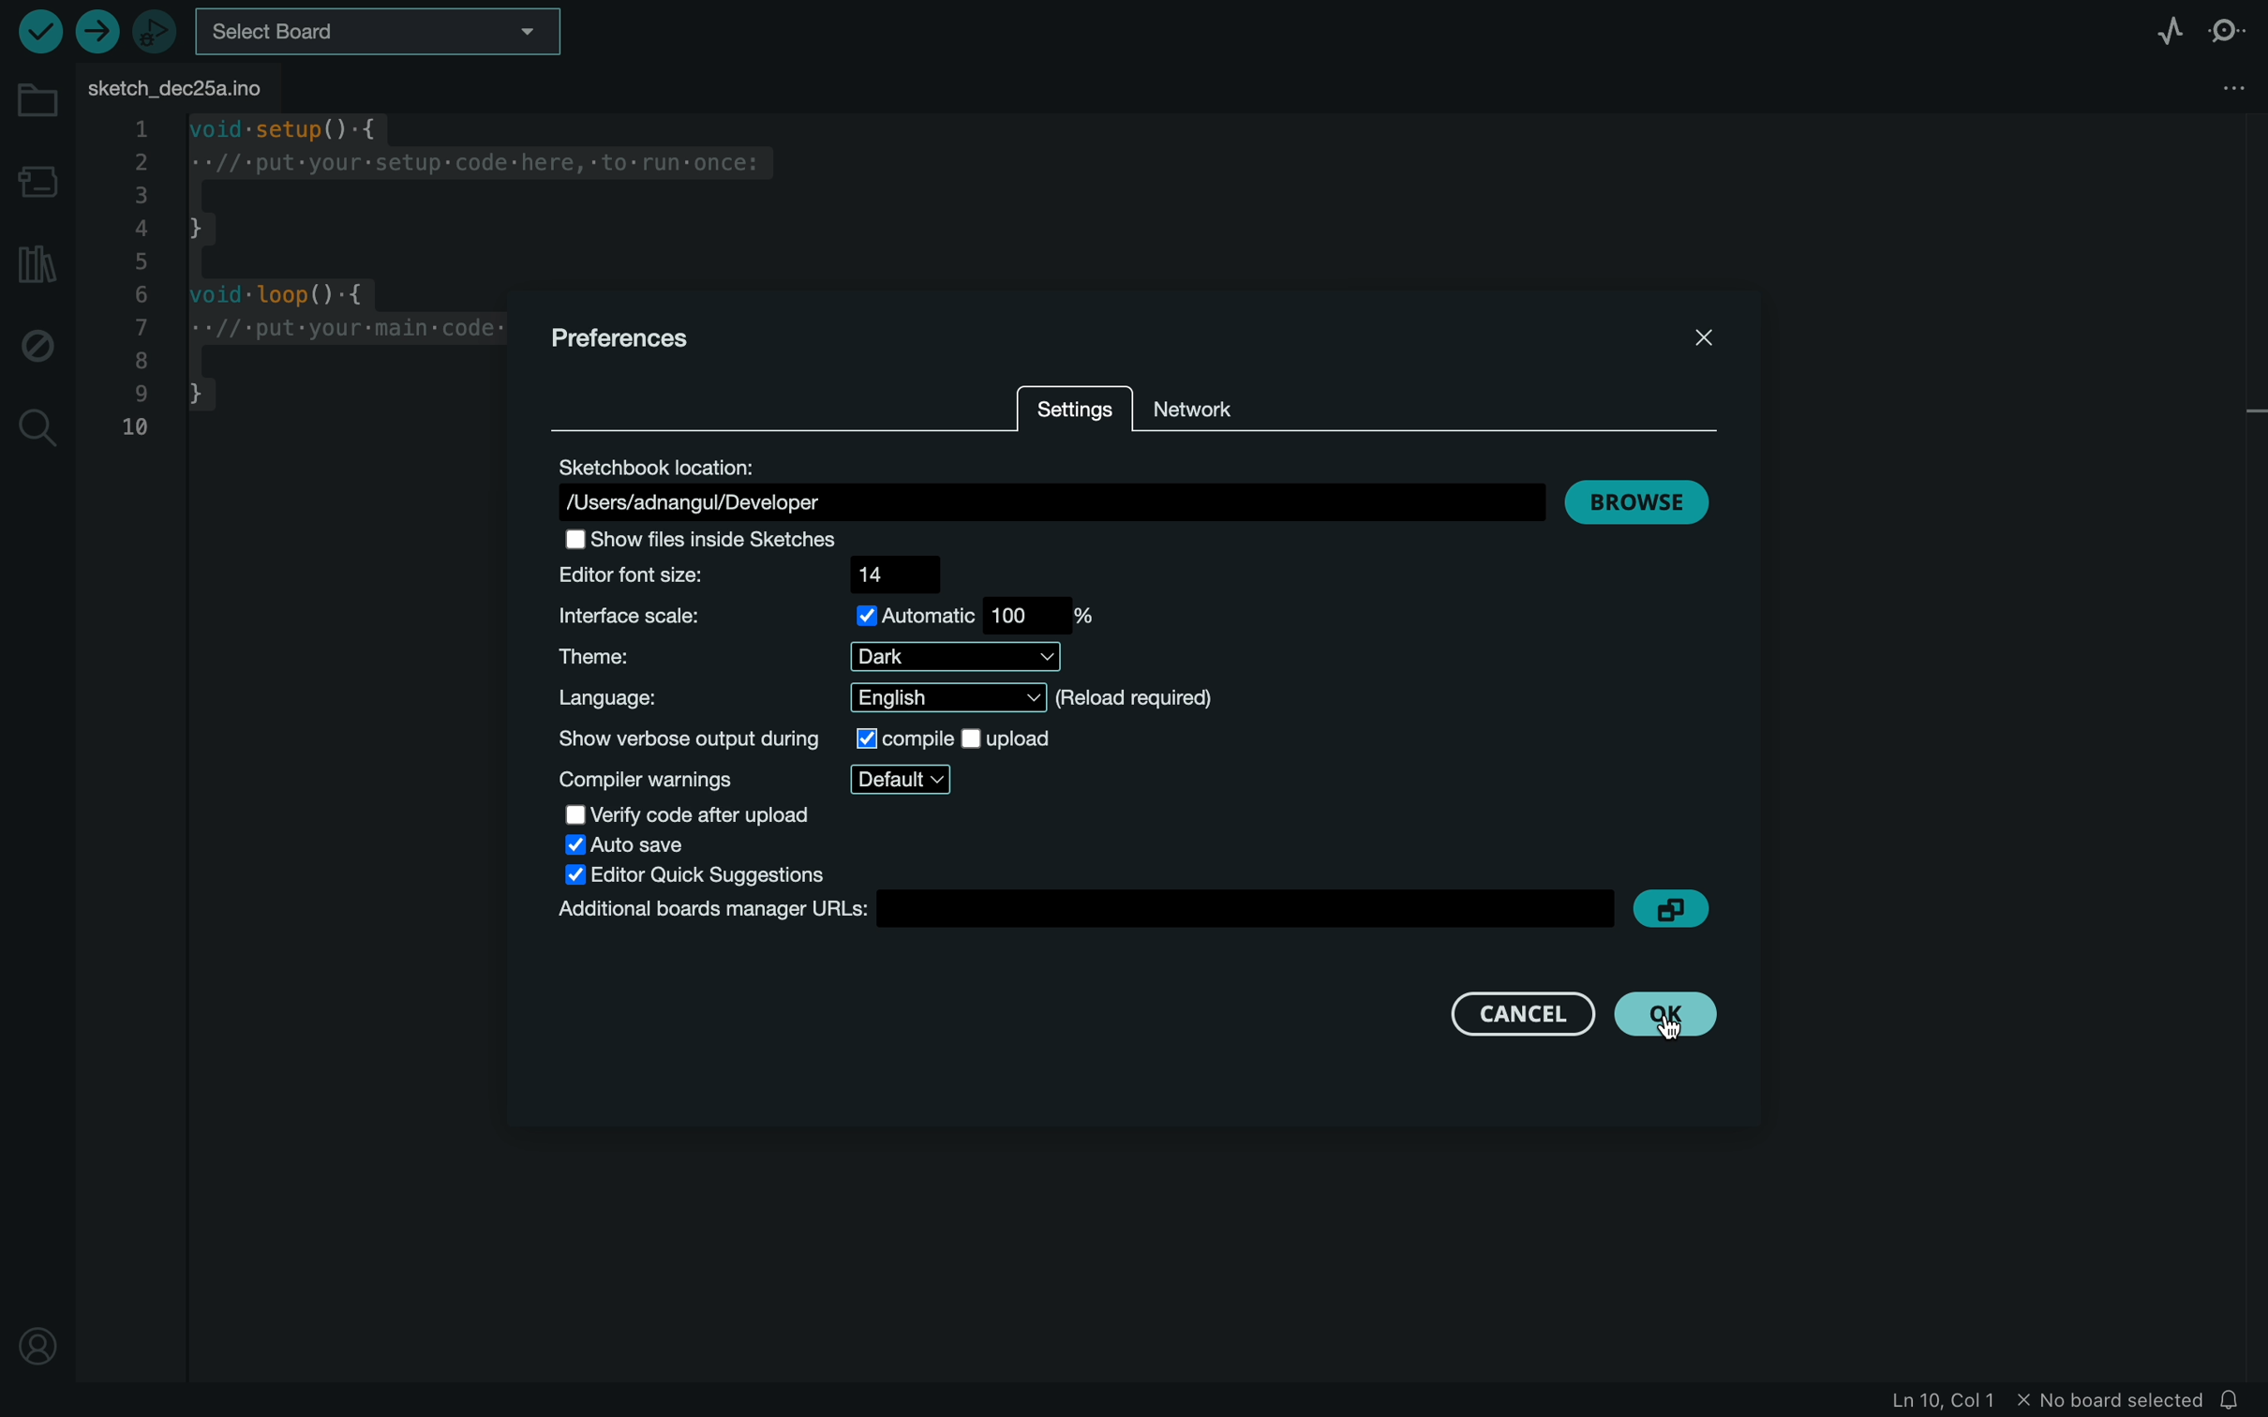  What do you see at coordinates (1637, 505) in the screenshot?
I see `browse` at bounding box center [1637, 505].